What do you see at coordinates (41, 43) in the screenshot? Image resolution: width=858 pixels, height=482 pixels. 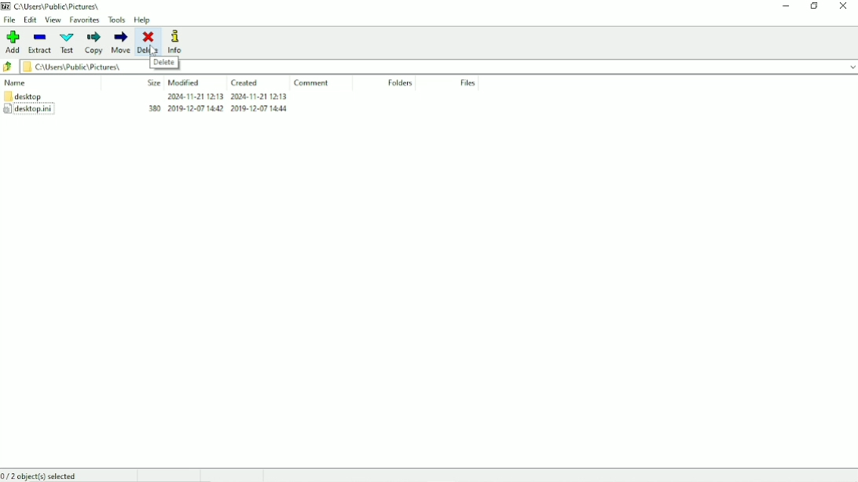 I see `Extract` at bounding box center [41, 43].